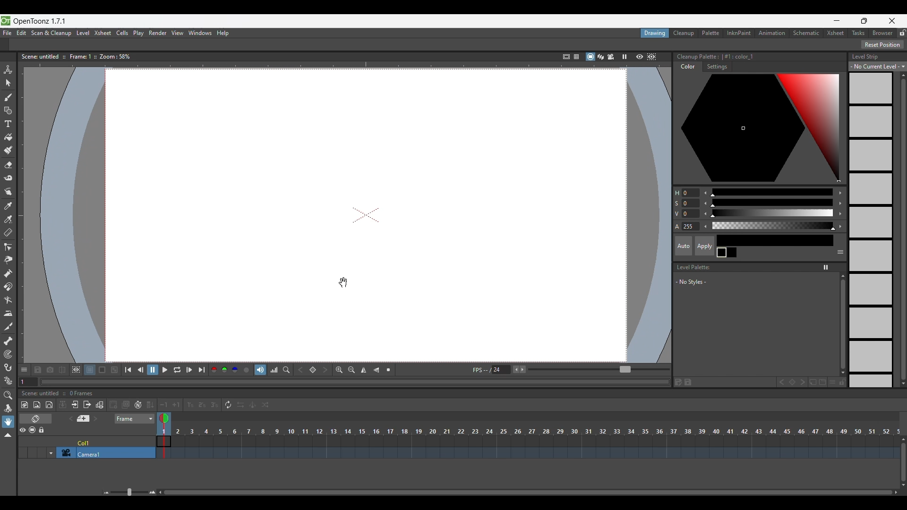  What do you see at coordinates (153, 370) in the screenshot?
I see `Pause` at bounding box center [153, 370].